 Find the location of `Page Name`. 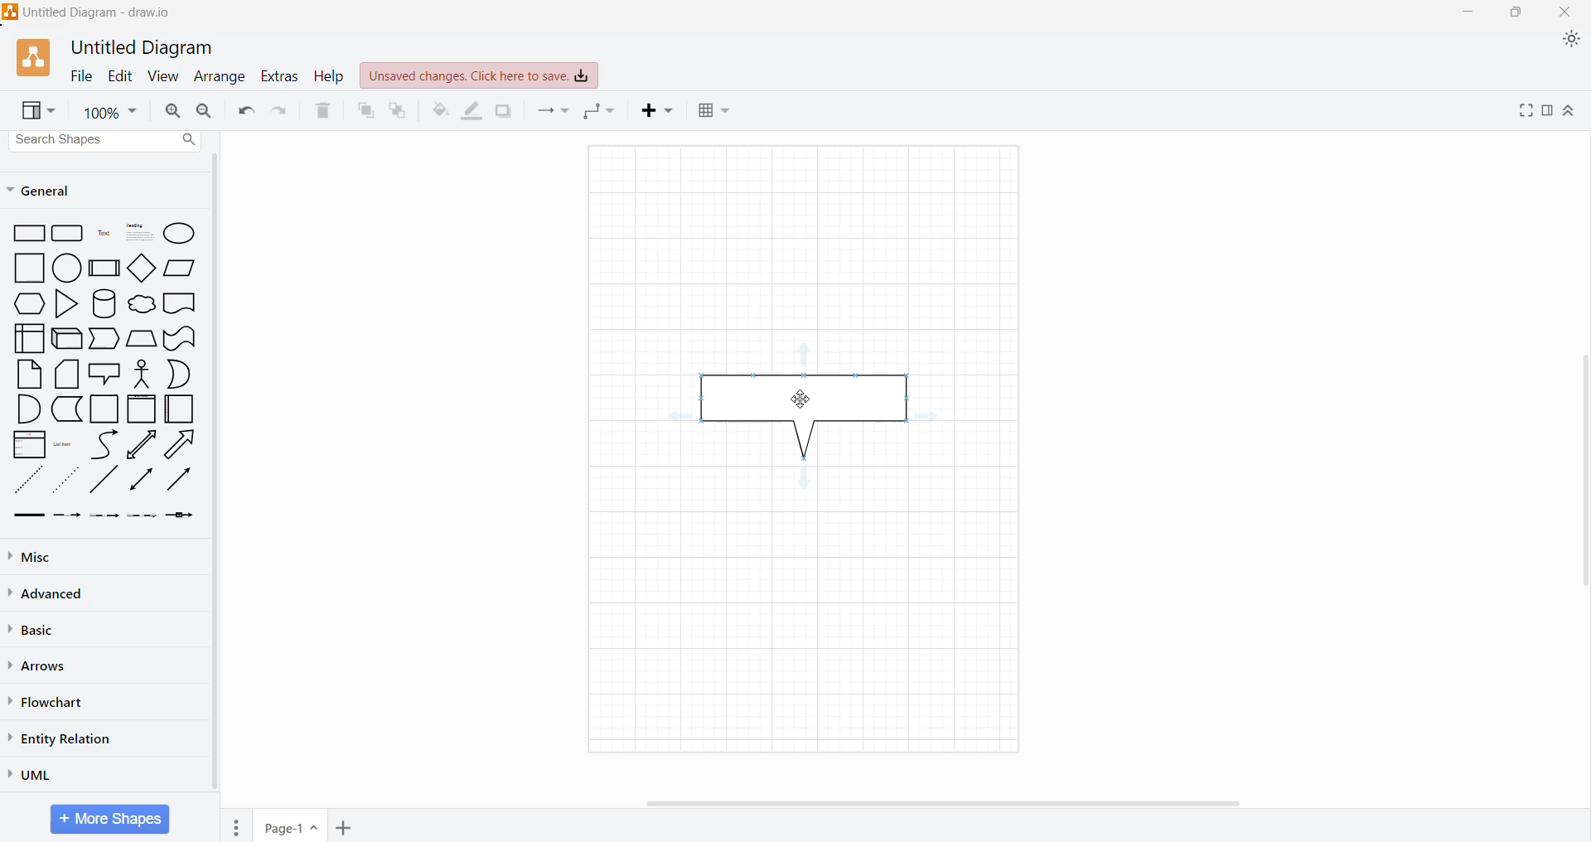

Page Name is located at coordinates (292, 825).